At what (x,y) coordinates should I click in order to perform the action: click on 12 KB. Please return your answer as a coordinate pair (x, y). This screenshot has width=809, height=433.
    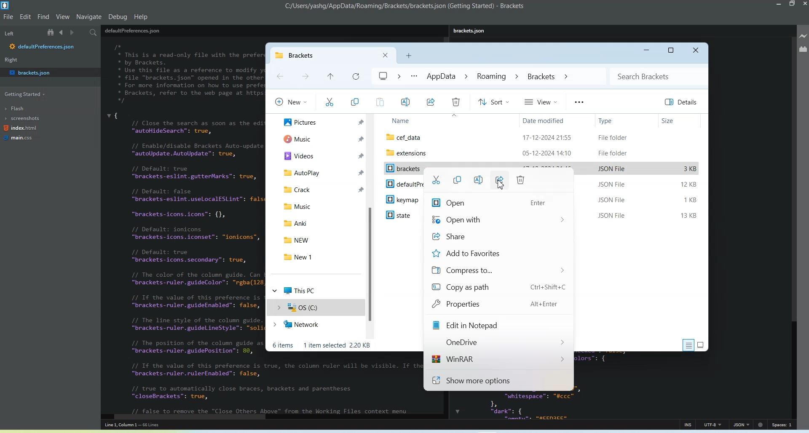
    Looking at the image, I should click on (688, 184).